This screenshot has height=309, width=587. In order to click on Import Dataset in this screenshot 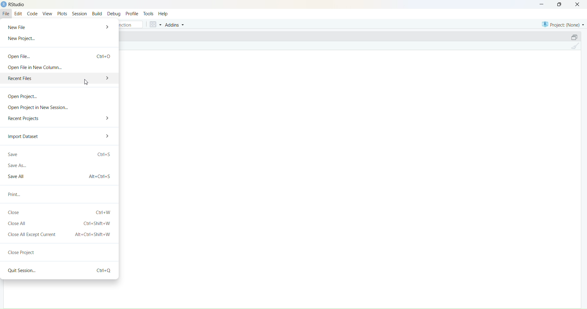, I will do `click(23, 136)`.